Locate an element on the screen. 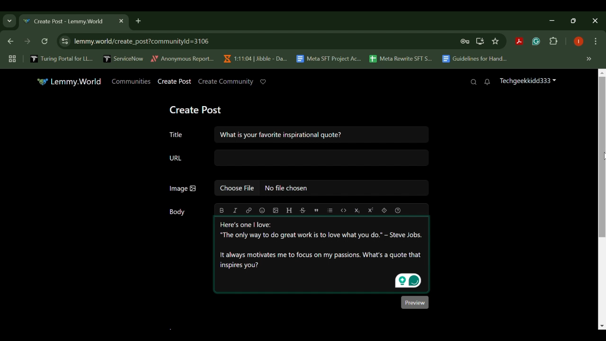 The image size is (606, 341). Close Tab is located at coordinates (120, 21).